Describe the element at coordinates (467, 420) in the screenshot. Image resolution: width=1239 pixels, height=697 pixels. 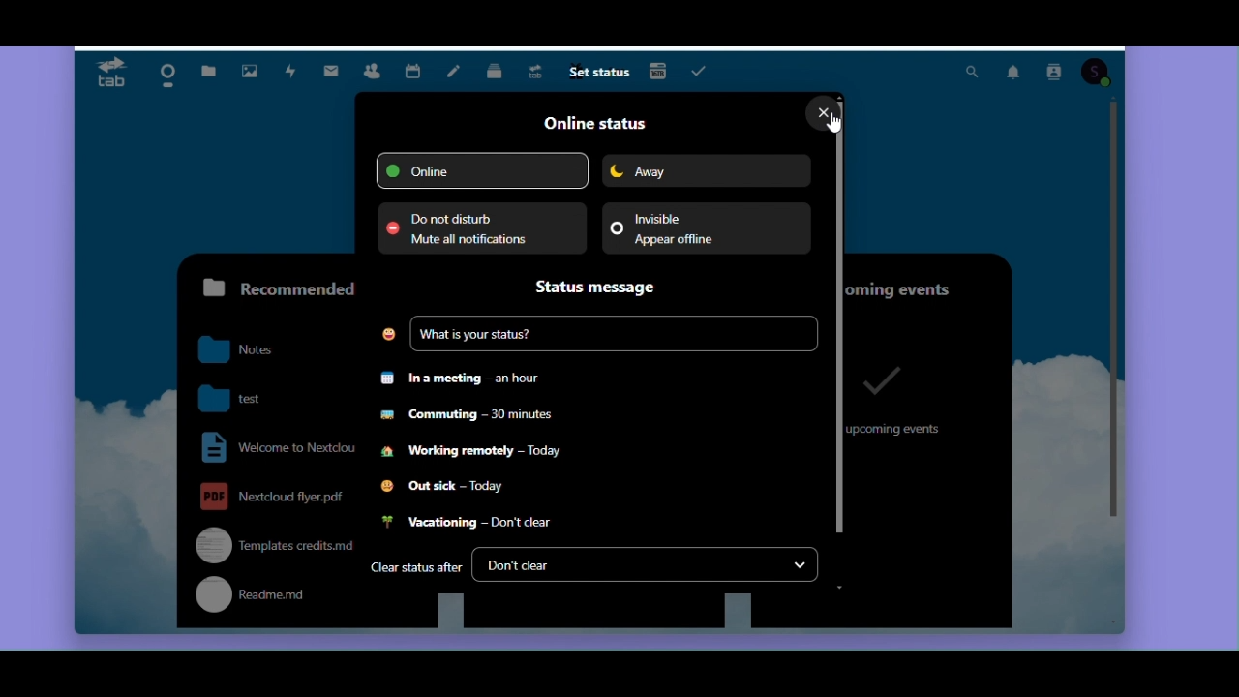
I see `Commuting 30 minutes` at that location.